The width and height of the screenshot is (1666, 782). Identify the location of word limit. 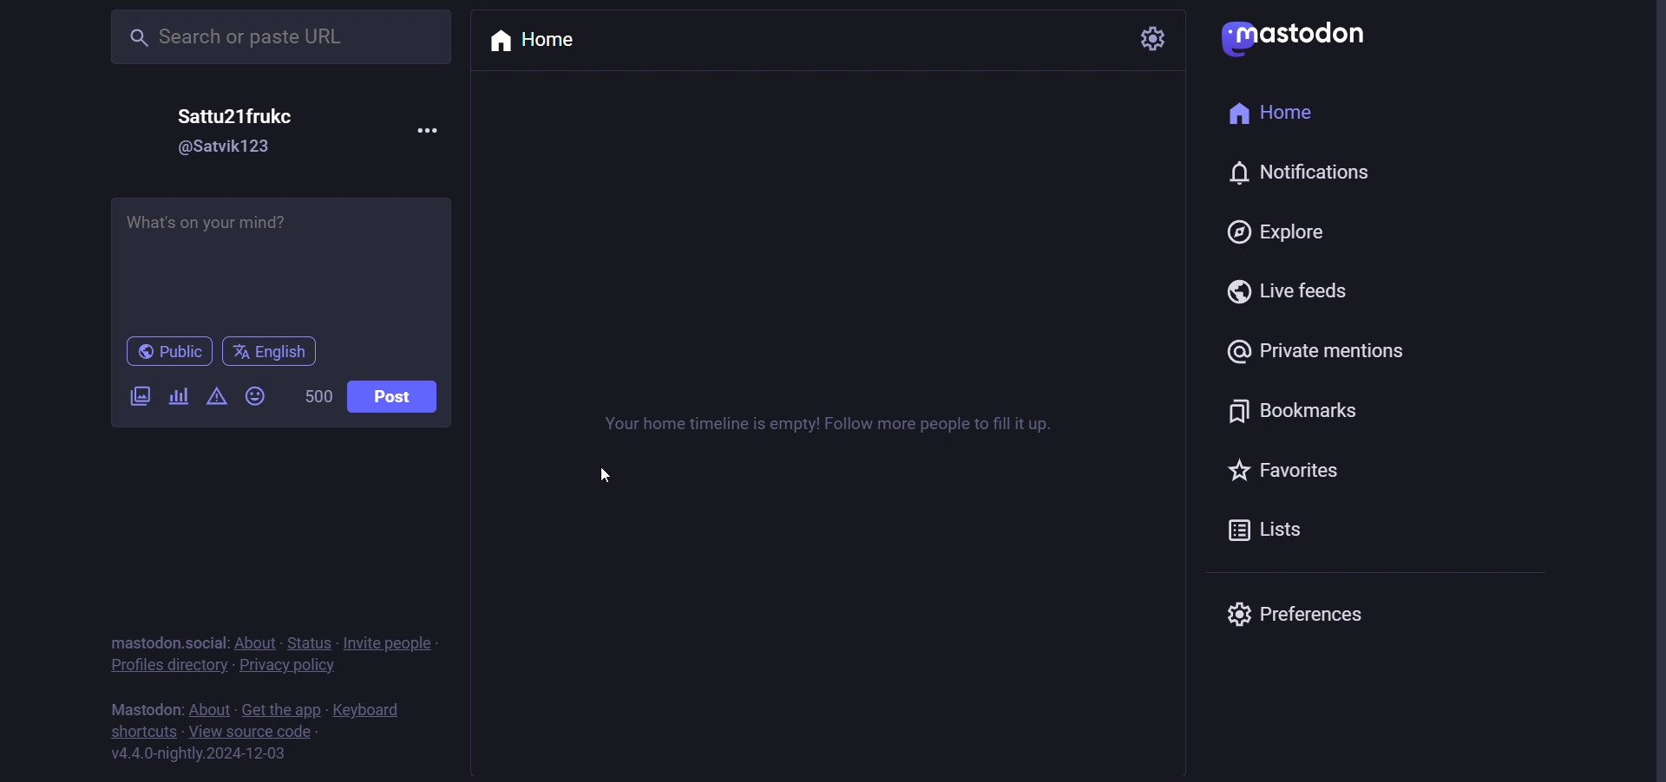
(321, 398).